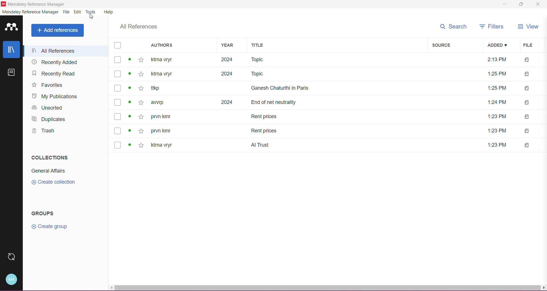  I want to click on Files Added, so click(525, 59).